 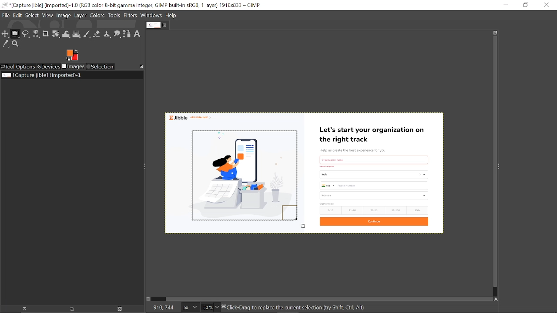 What do you see at coordinates (300, 223) in the screenshot?
I see `Cursor here` at bounding box center [300, 223].